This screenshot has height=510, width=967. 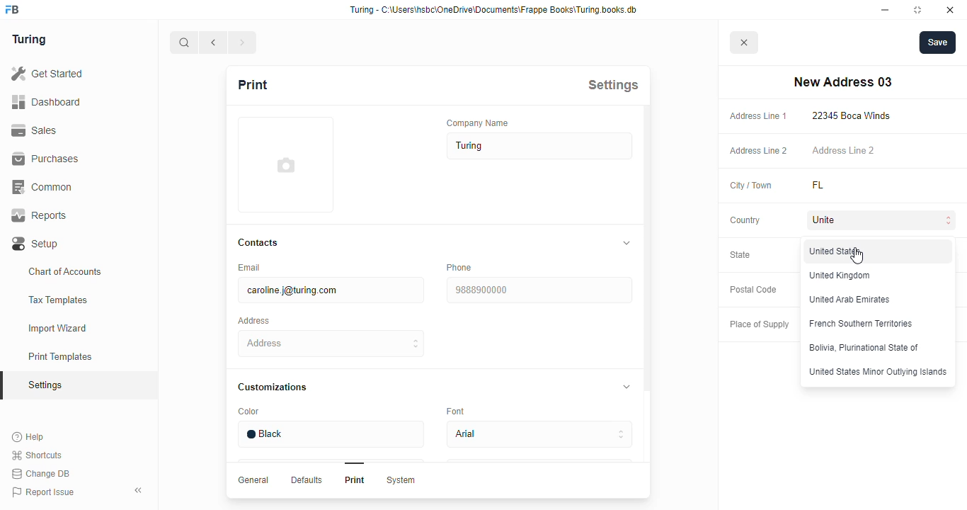 What do you see at coordinates (864, 348) in the screenshot?
I see `Bolivia, Plurinational State of` at bounding box center [864, 348].